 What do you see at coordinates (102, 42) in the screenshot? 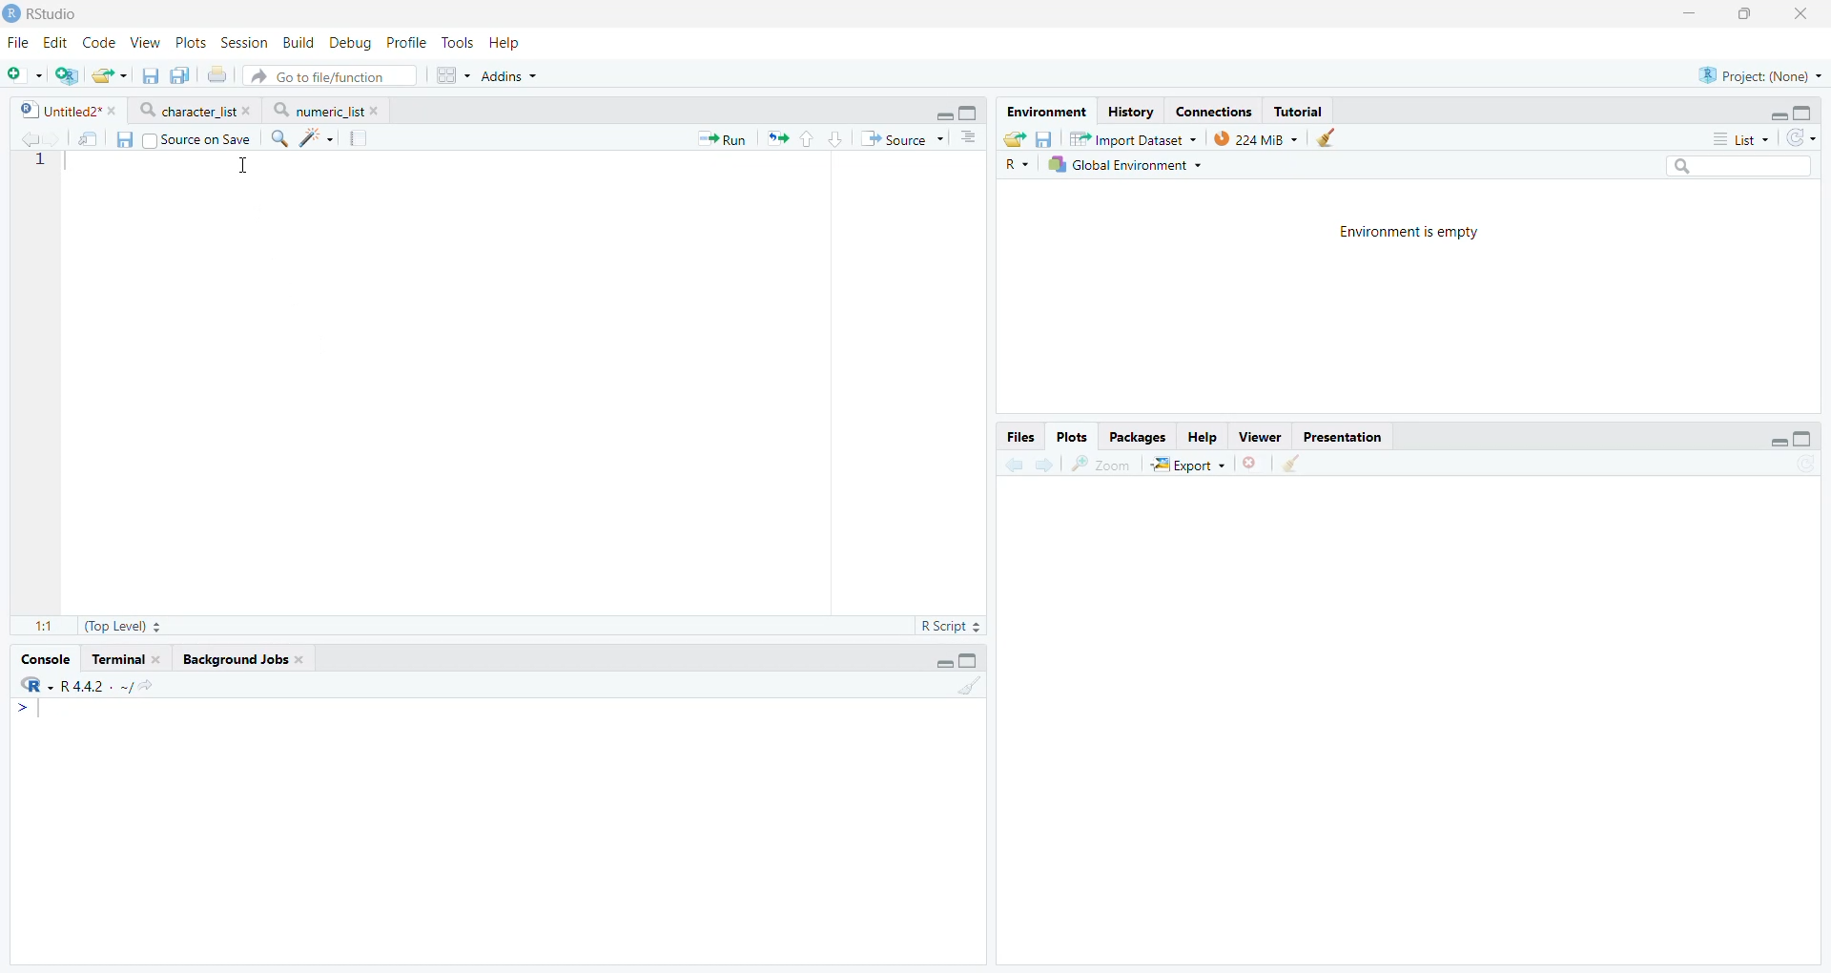
I see `Code` at bounding box center [102, 42].